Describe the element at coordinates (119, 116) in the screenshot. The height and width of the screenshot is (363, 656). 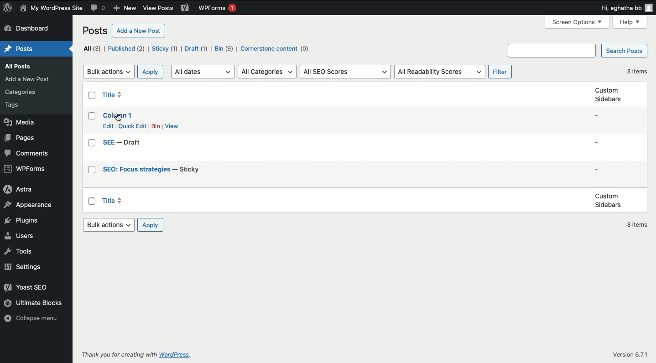
I see `Title` at that location.